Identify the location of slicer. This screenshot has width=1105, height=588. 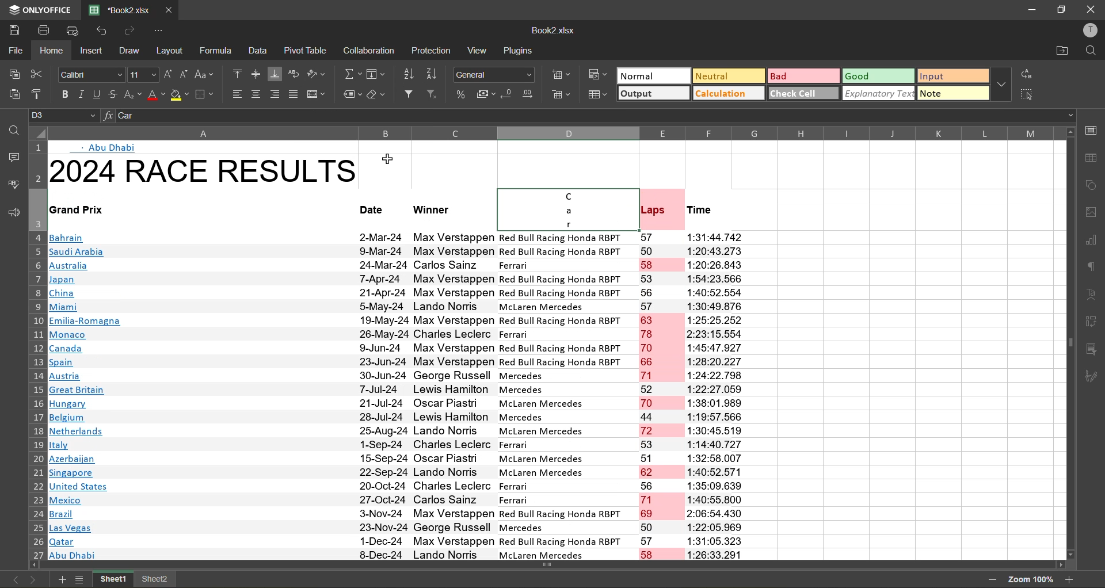
(1091, 349).